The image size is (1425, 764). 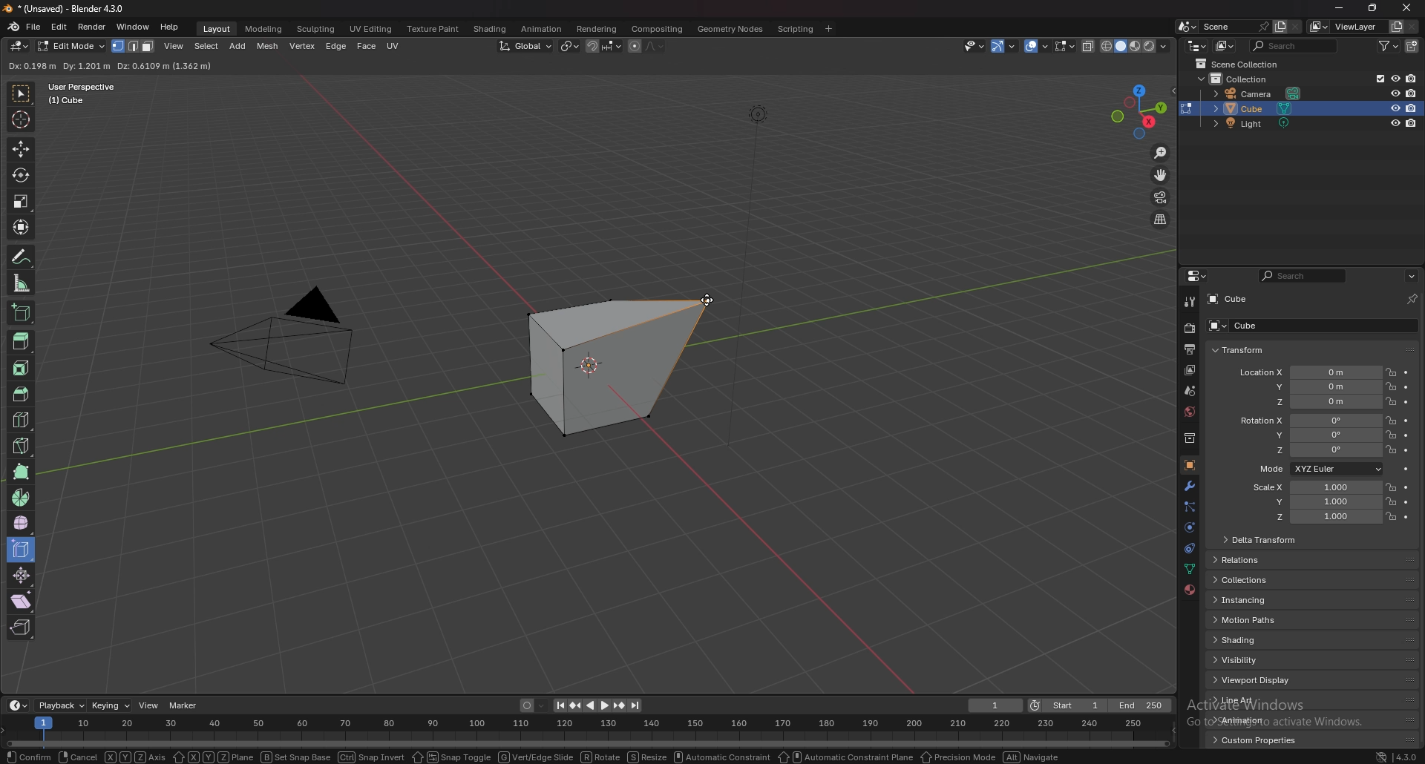 What do you see at coordinates (1390, 401) in the screenshot?
I see `lock` at bounding box center [1390, 401].